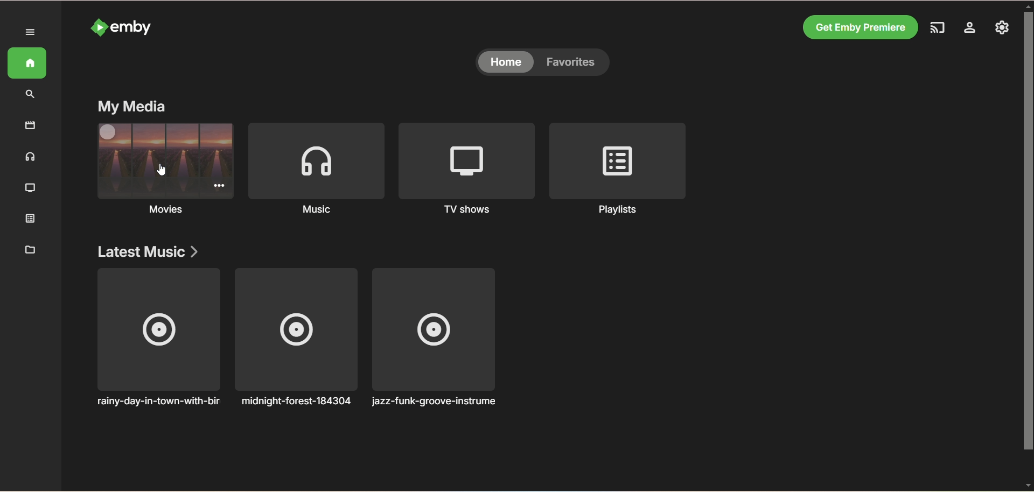 The width and height of the screenshot is (1034, 492). I want to click on home, so click(505, 64).